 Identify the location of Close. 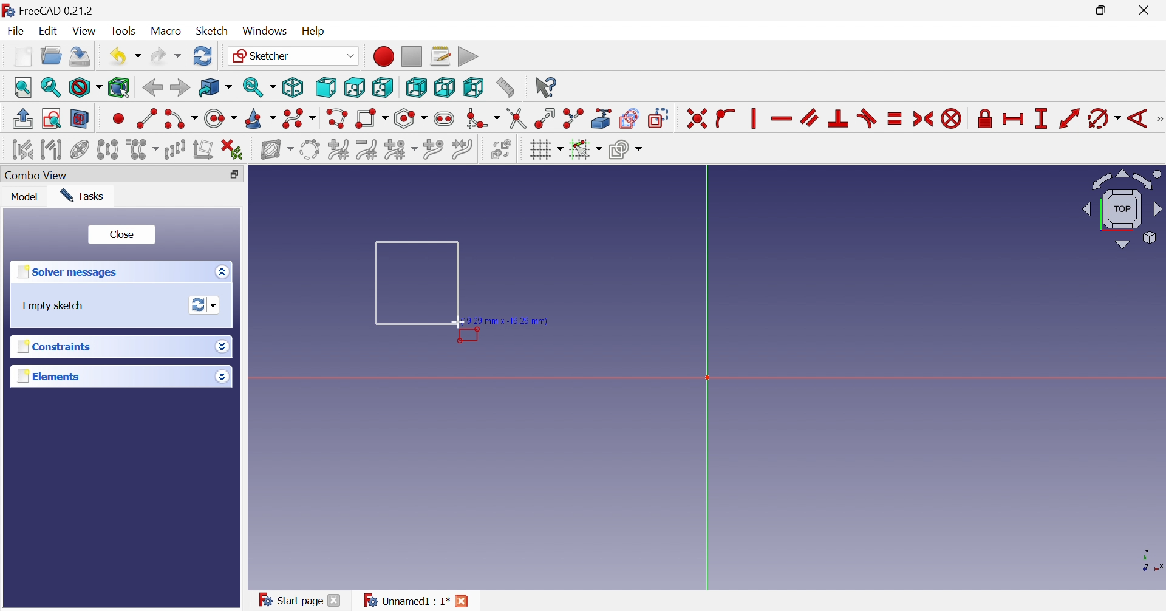
(335, 600).